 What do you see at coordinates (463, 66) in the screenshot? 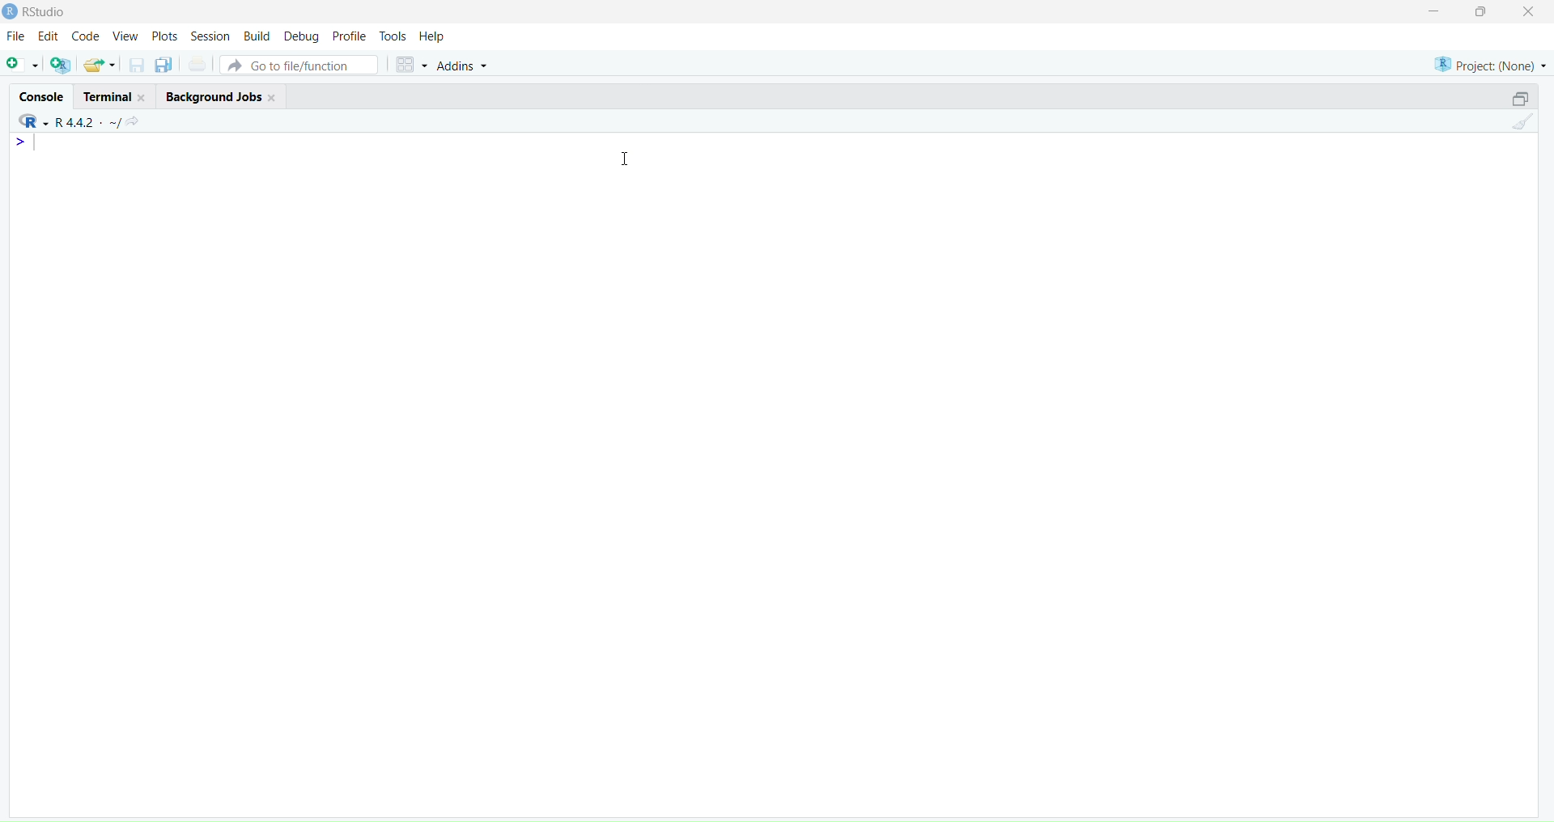
I see `Addins ~` at bounding box center [463, 66].